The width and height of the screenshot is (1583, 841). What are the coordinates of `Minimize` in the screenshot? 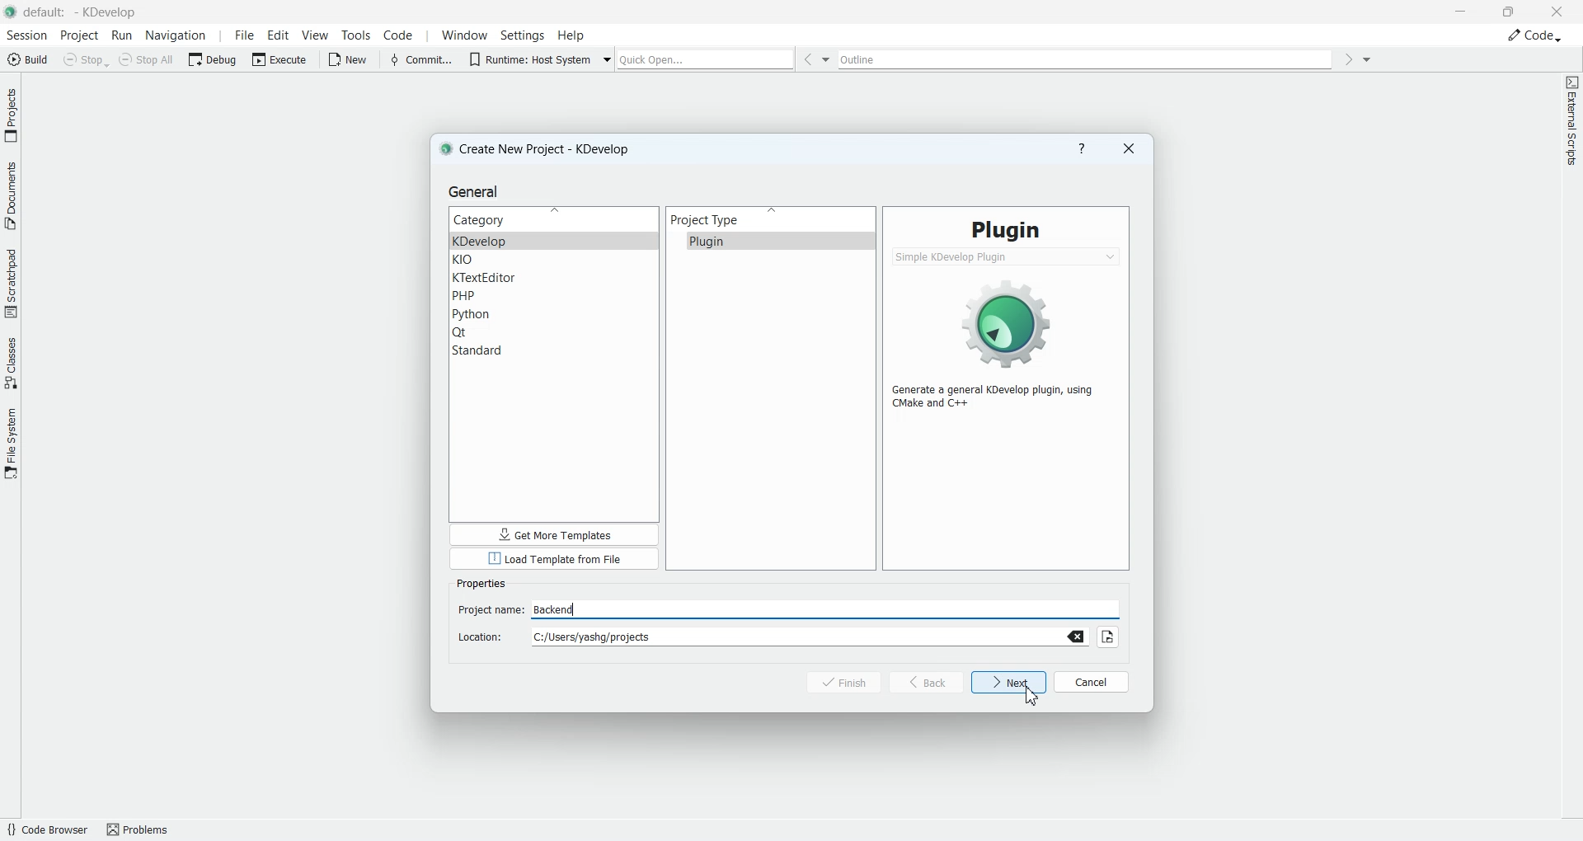 It's located at (1463, 12).